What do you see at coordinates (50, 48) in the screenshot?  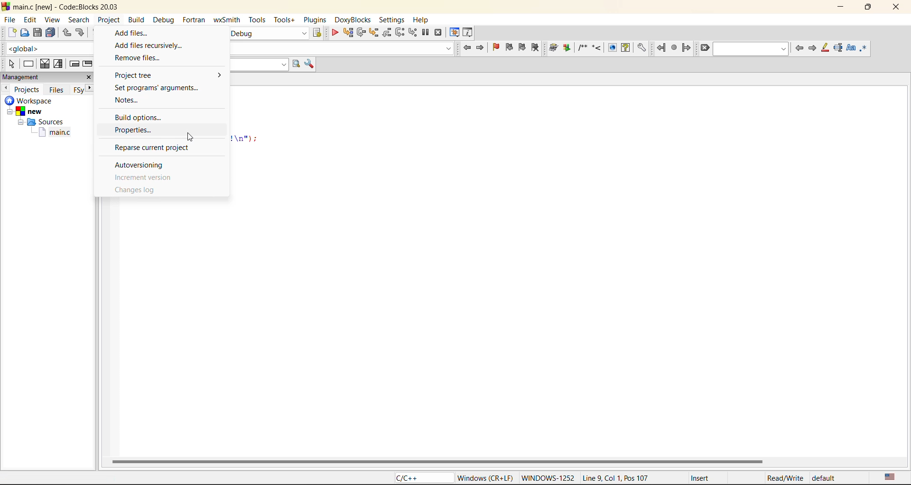 I see `<global>` at bounding box center [50, 48].